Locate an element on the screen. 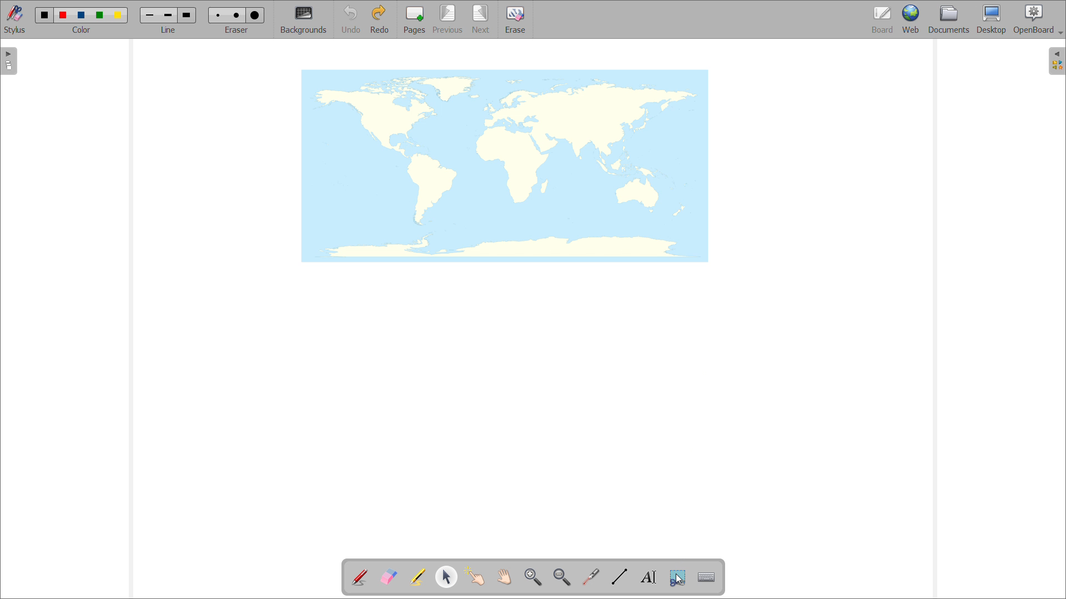 The image size is (1066, 599). zoom in is located at coordinates (533, 577).